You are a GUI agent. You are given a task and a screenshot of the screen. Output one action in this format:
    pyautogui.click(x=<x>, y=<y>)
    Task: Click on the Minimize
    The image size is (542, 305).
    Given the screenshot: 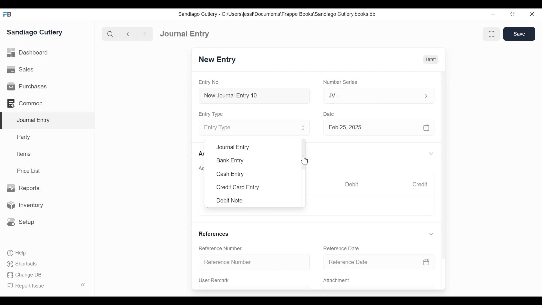 What is the action you would take?
    pyautogui.click(x=494, y=14)
    